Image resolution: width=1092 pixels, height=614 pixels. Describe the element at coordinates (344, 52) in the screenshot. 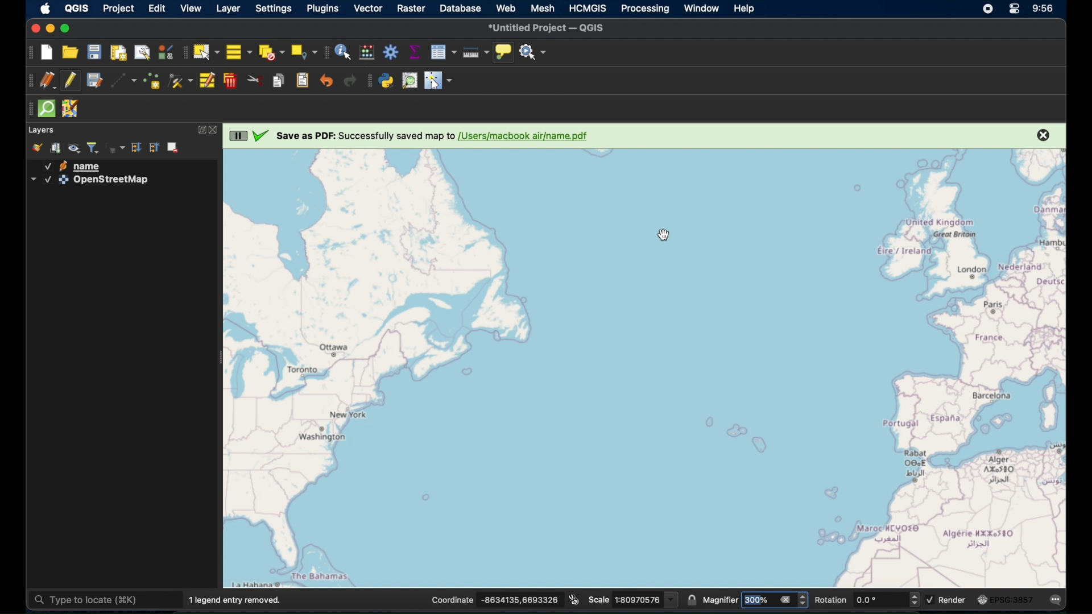

I see `identify features` at that location.